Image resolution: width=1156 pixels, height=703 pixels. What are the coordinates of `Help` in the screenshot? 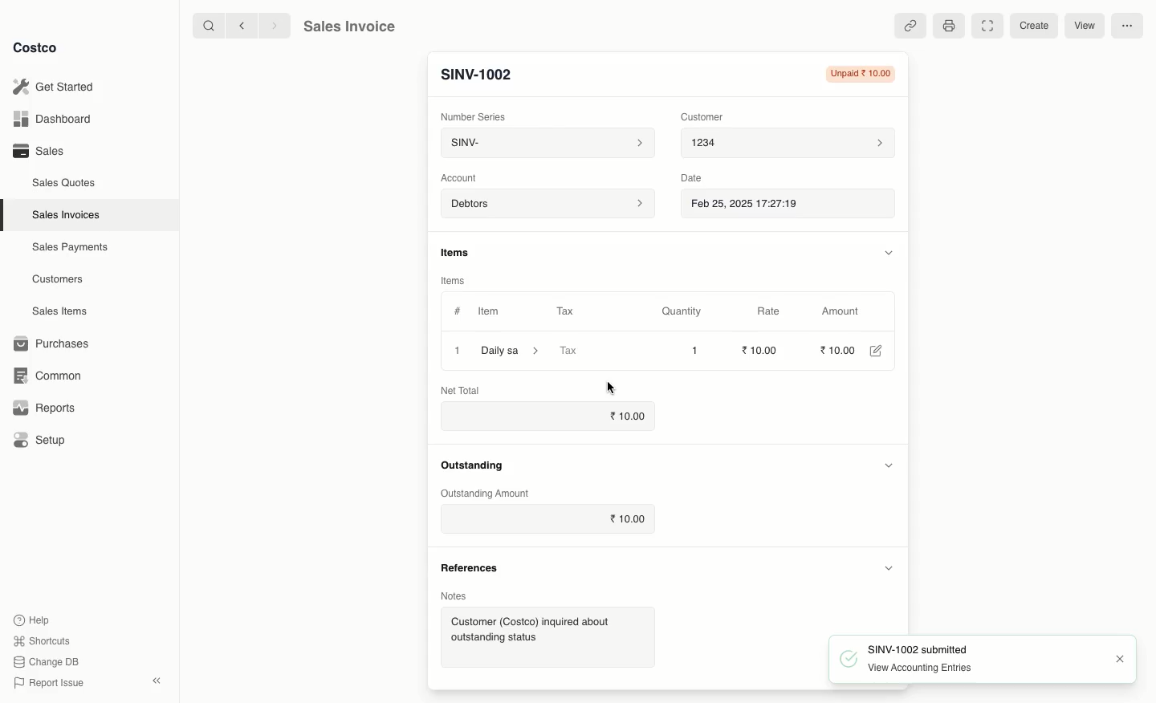 It's located at (35, 620).